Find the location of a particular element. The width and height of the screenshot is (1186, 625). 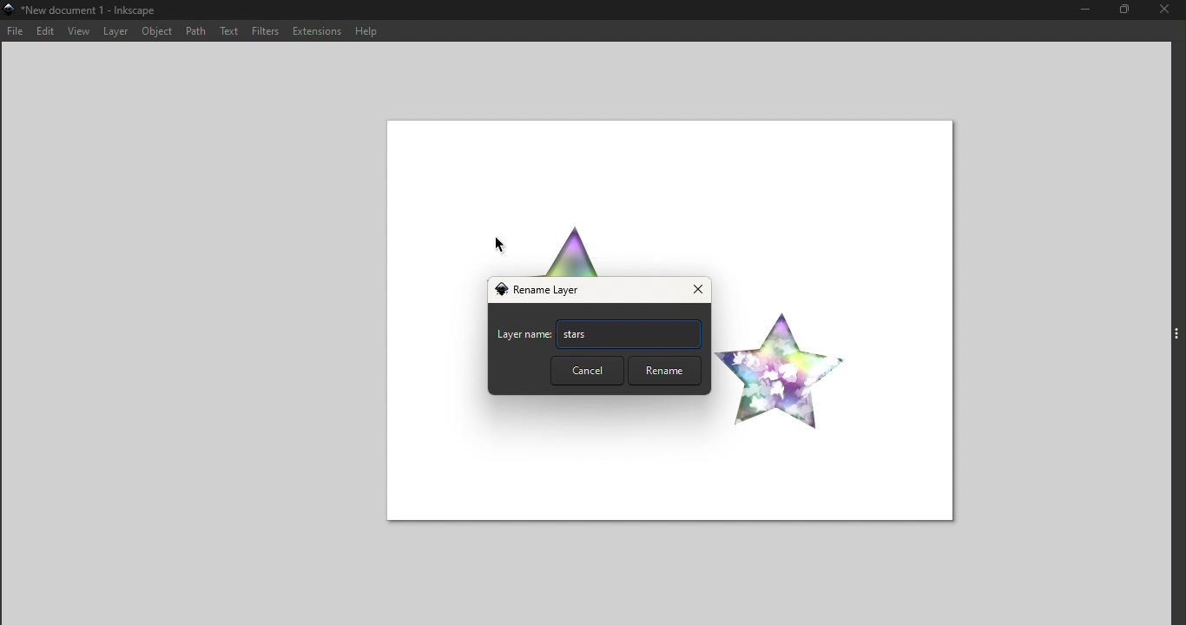

Rename layer is located at coordinates (544, 291).